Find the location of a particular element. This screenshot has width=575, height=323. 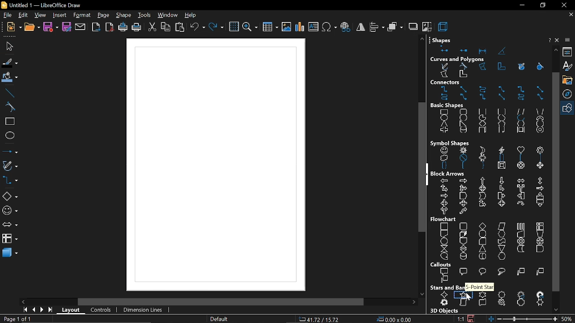

symbol shapes is located at coordinates (490, 157).